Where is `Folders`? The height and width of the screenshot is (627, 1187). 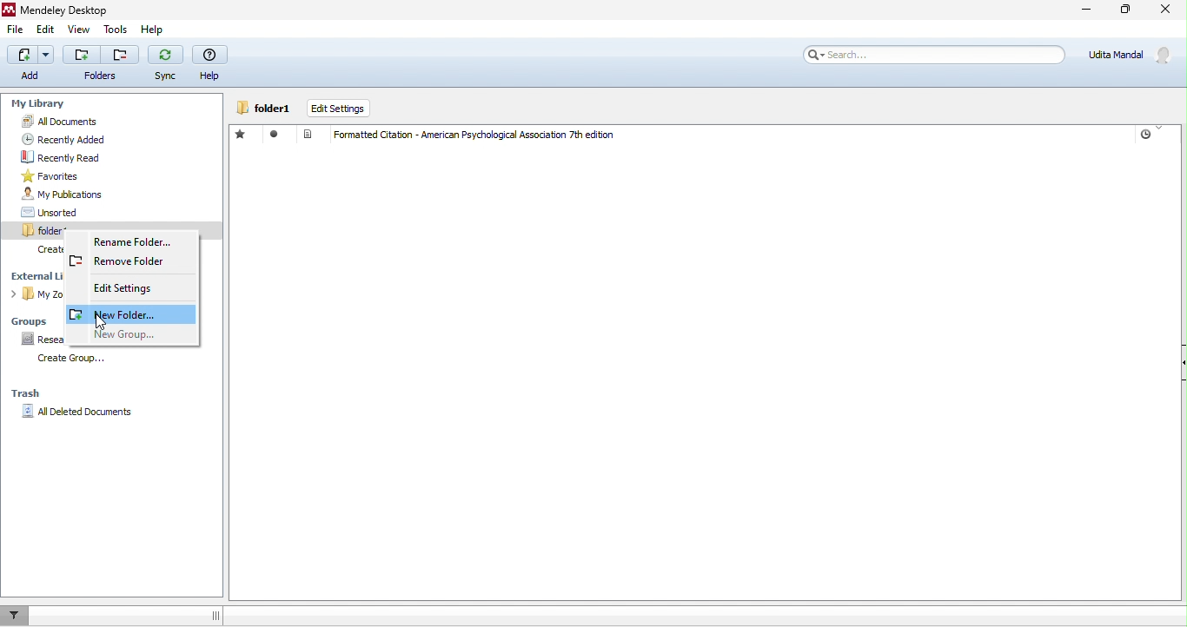 Folders is located at coordinates (99, 76).